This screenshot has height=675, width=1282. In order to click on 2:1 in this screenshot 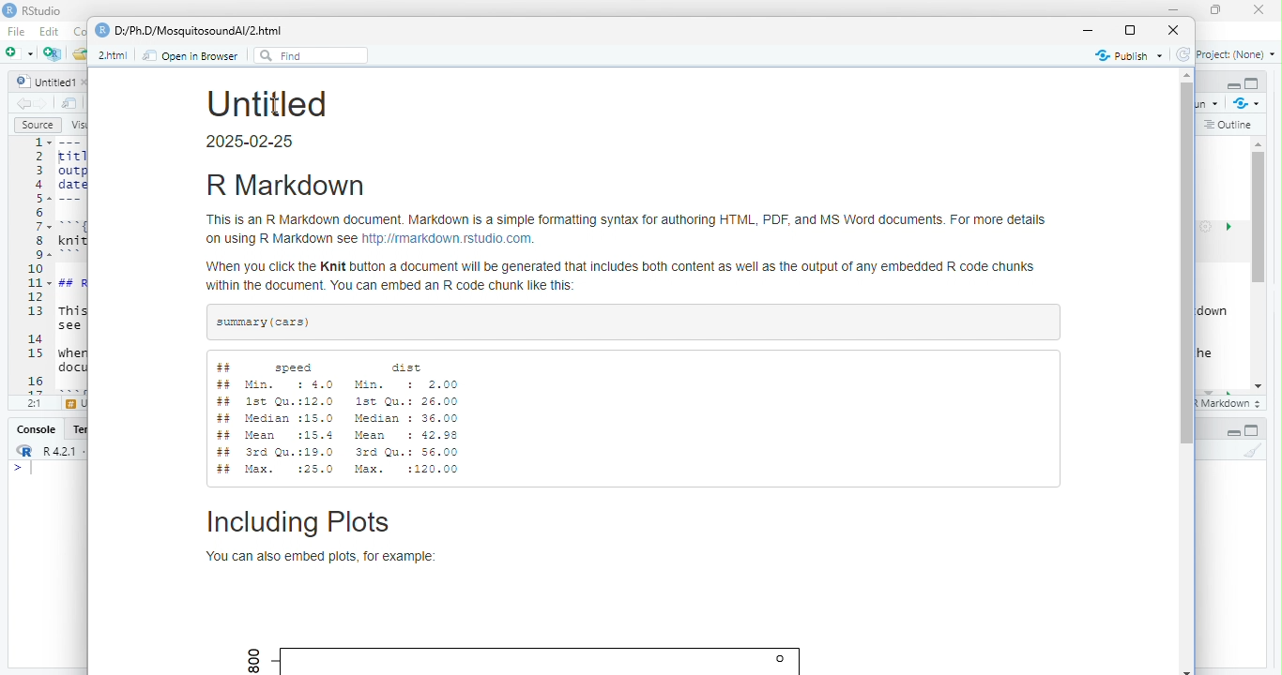, I will do `click(36, 402)`.